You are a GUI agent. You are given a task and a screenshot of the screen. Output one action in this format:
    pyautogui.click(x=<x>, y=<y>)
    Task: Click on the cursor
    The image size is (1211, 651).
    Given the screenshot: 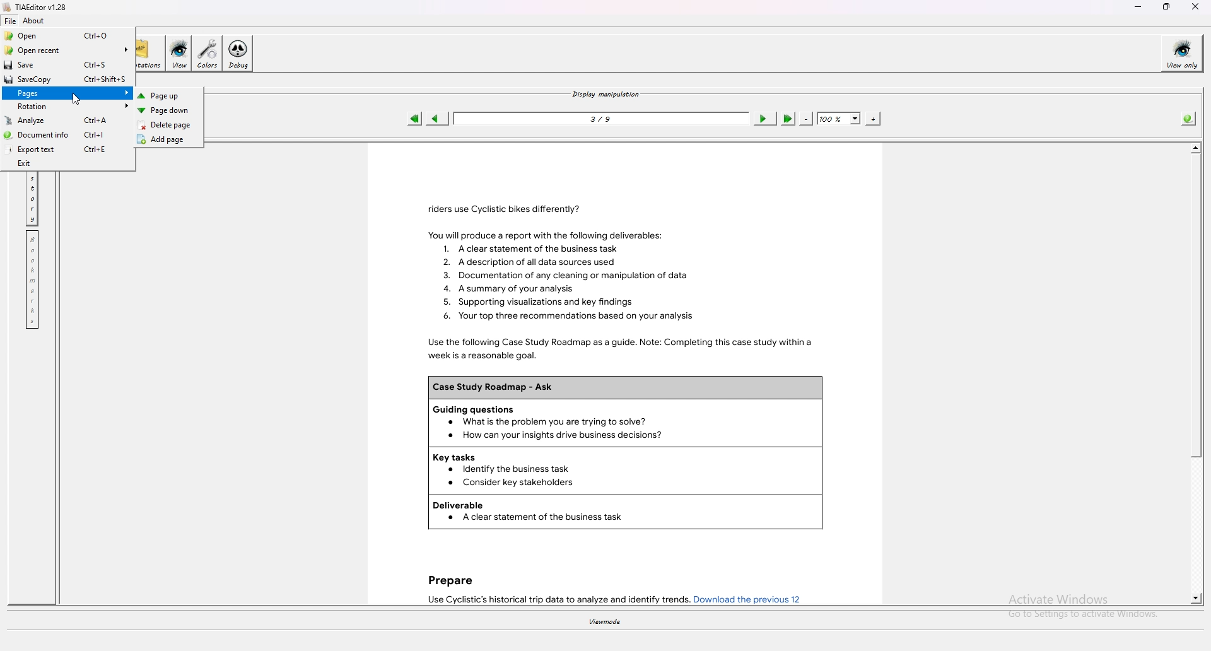 What is the action you would take?
    pyautogui.click(x=78, y=100)
    